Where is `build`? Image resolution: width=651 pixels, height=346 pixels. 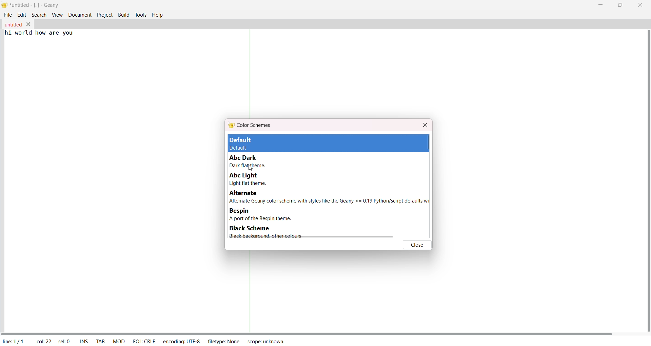 build is located at coordinates (124, 14).